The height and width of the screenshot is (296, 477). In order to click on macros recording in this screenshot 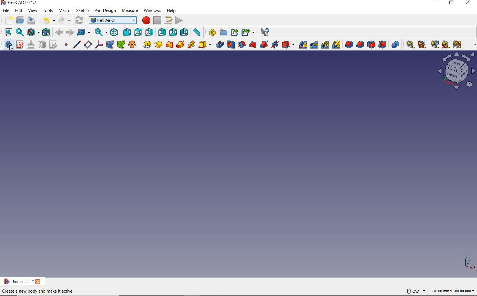, I will do `click(146, 21)`.